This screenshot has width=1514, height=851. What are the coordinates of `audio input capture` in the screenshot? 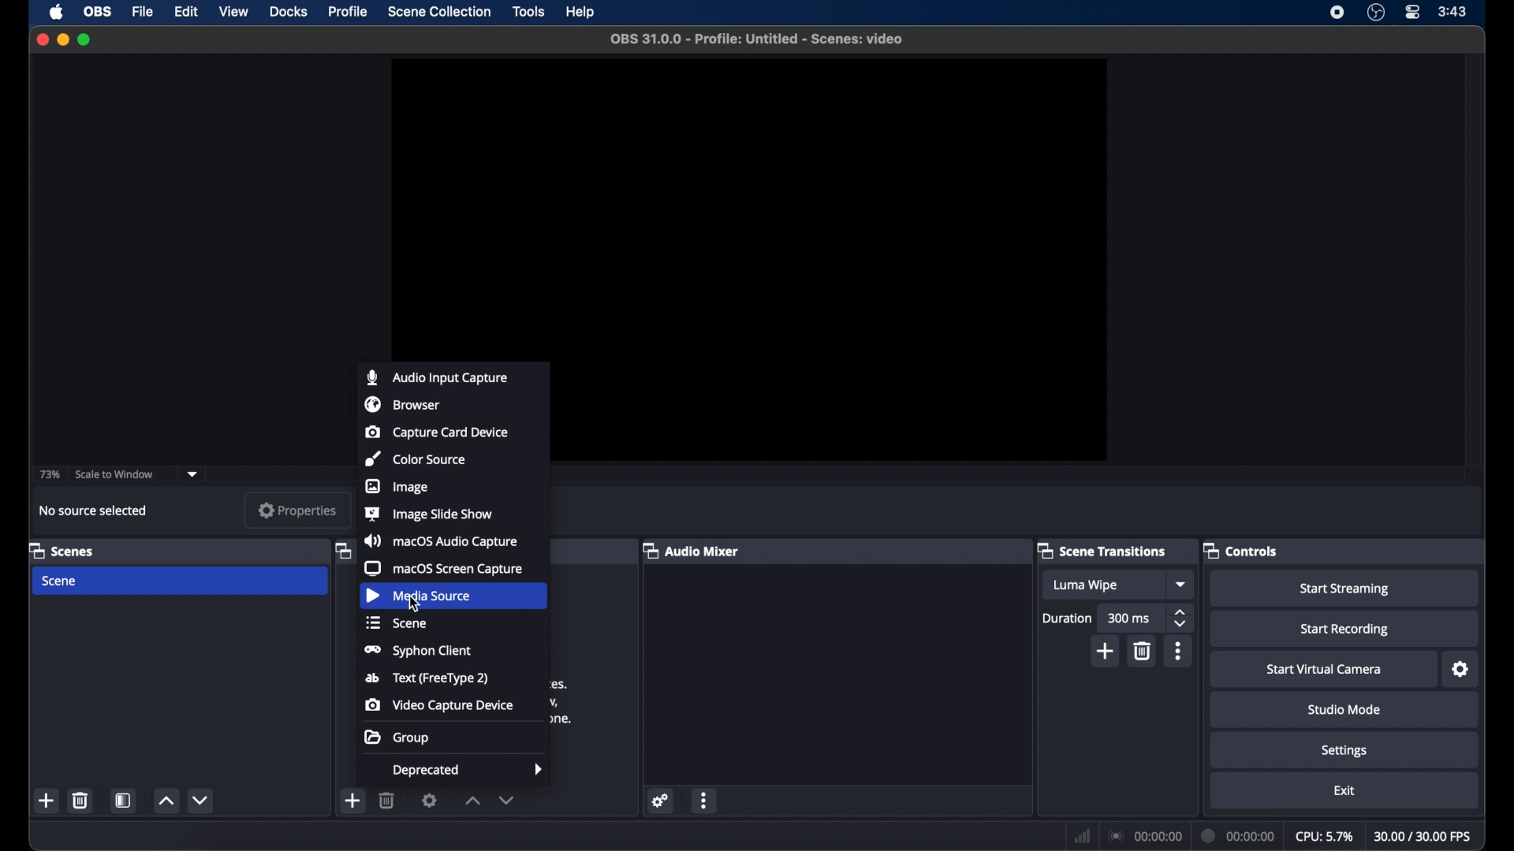 It's located at (437, 377).